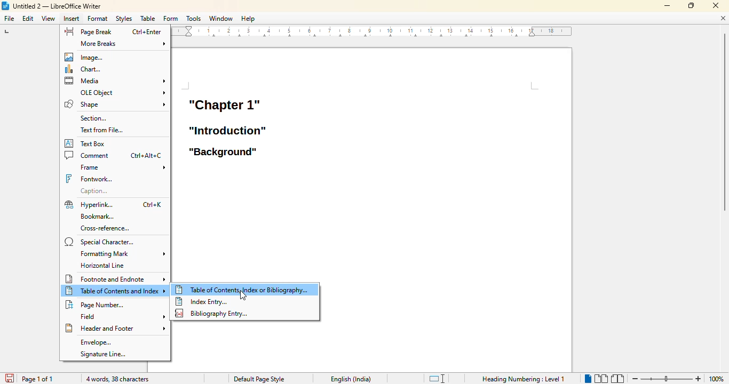 This screenshot has width=729, height=384. I want to click on heading numbering: level 1, so click(524, 379).